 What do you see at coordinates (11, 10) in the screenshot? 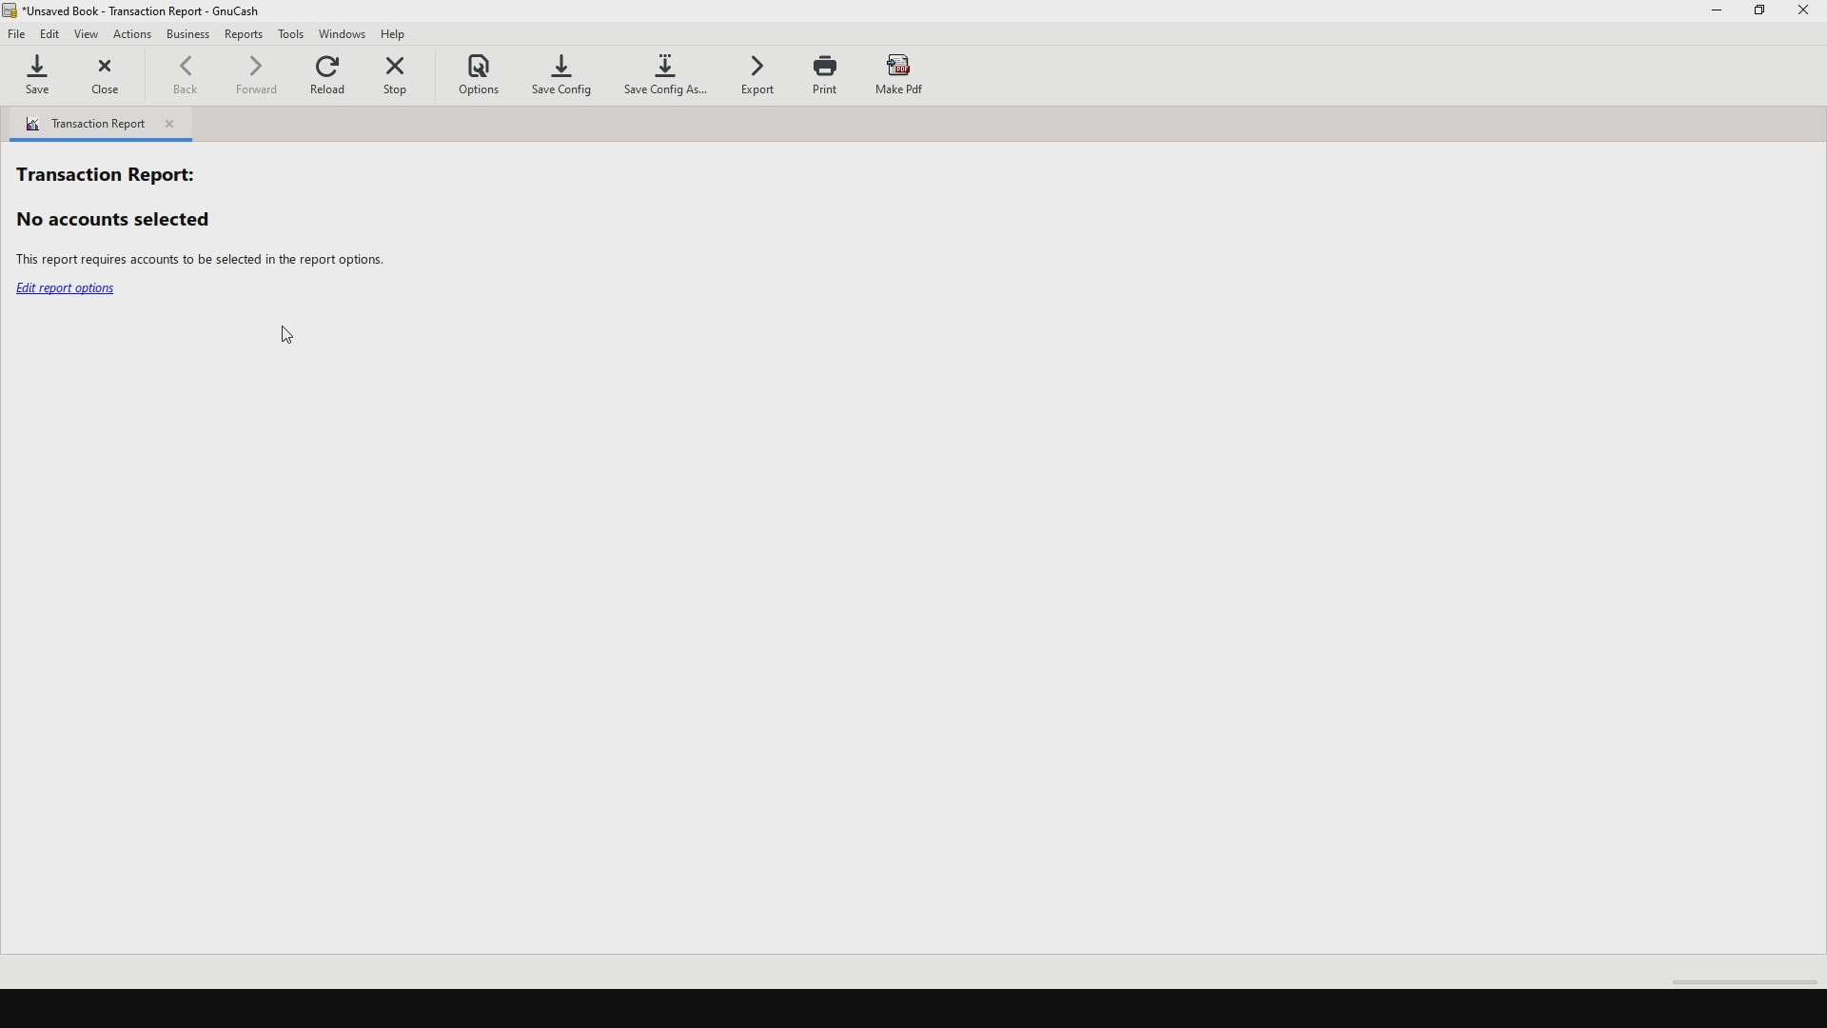
I see `gnucash logo` at bounding box center [11, 10].